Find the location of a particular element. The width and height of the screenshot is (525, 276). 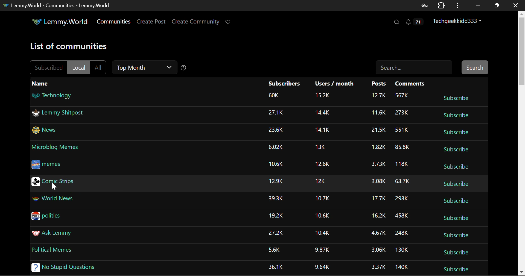

Cursor Position is located at coordinates (54, 186).